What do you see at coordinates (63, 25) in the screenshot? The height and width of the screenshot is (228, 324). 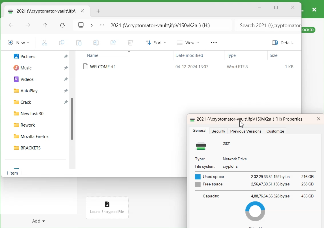 I see `Refresh` at bounding box center [63, 25].